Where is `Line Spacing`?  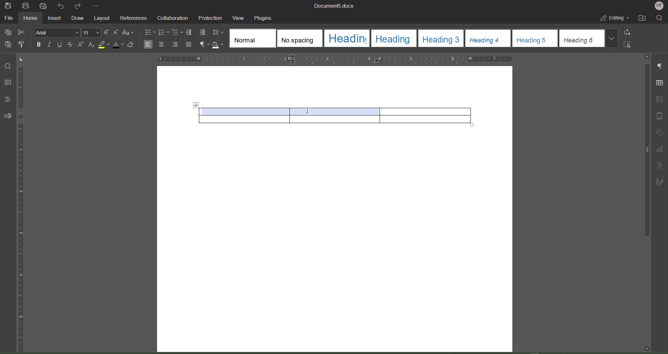 Line Spacing is located at coordinates (218, 33).